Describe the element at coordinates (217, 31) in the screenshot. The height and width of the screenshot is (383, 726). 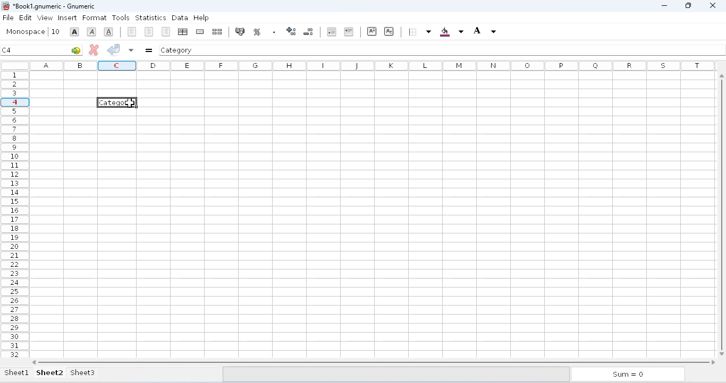
I see `split merged range of cells` at that location.